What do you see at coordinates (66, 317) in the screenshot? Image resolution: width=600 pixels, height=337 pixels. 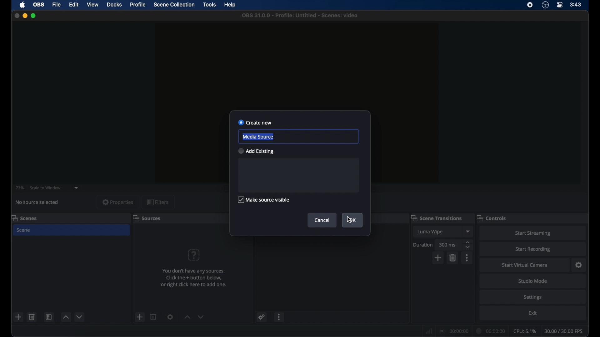 I see `increment` at bounding box center [66, 317].